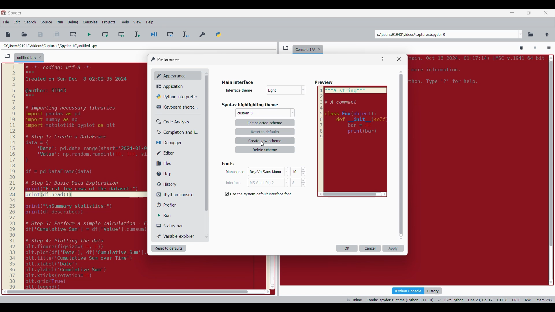  What do you see at coordinates (73, 22) in the screenshot?
I see `Debug menu` at bounding box center [73, 22].